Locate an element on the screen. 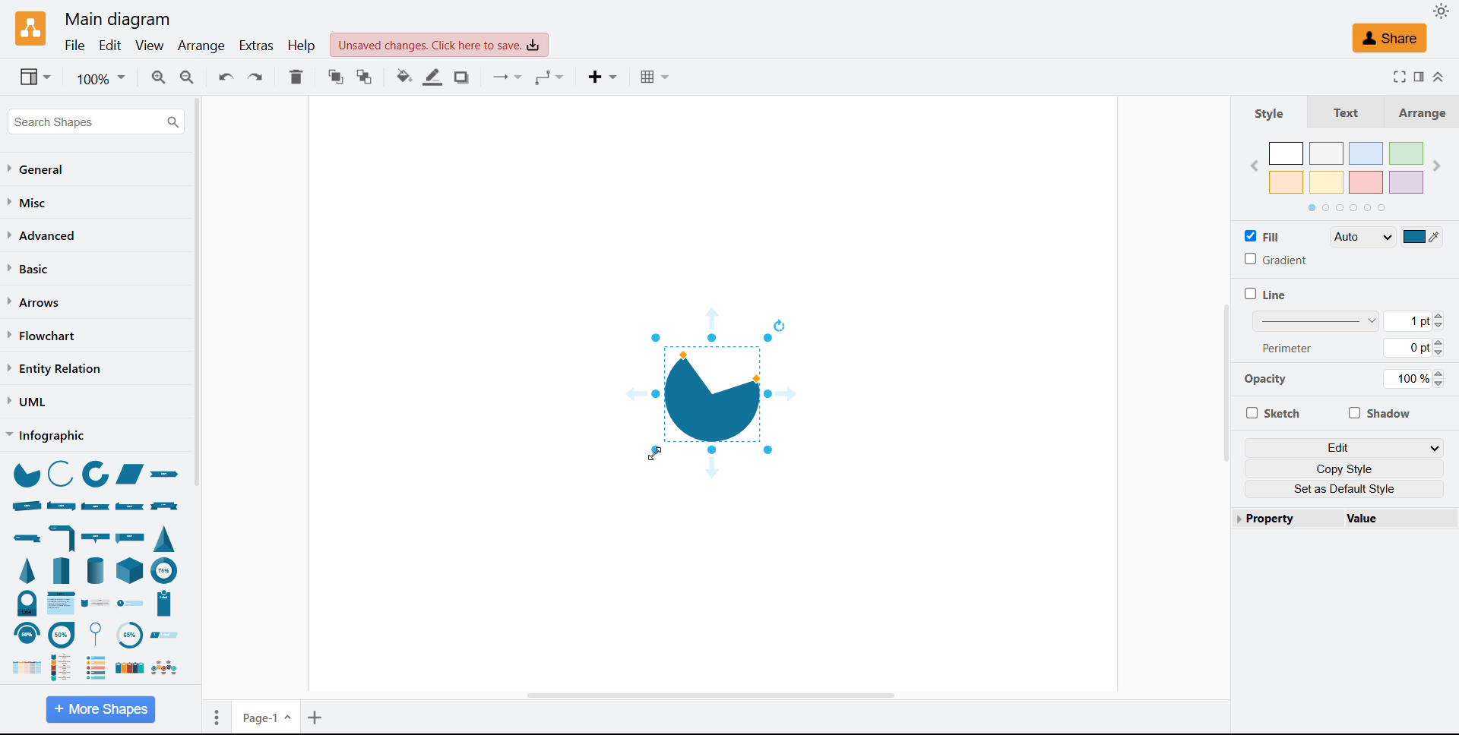 The width and height of the screenshot is (1459, 735). angled entry is located at coordinates (164, 635).